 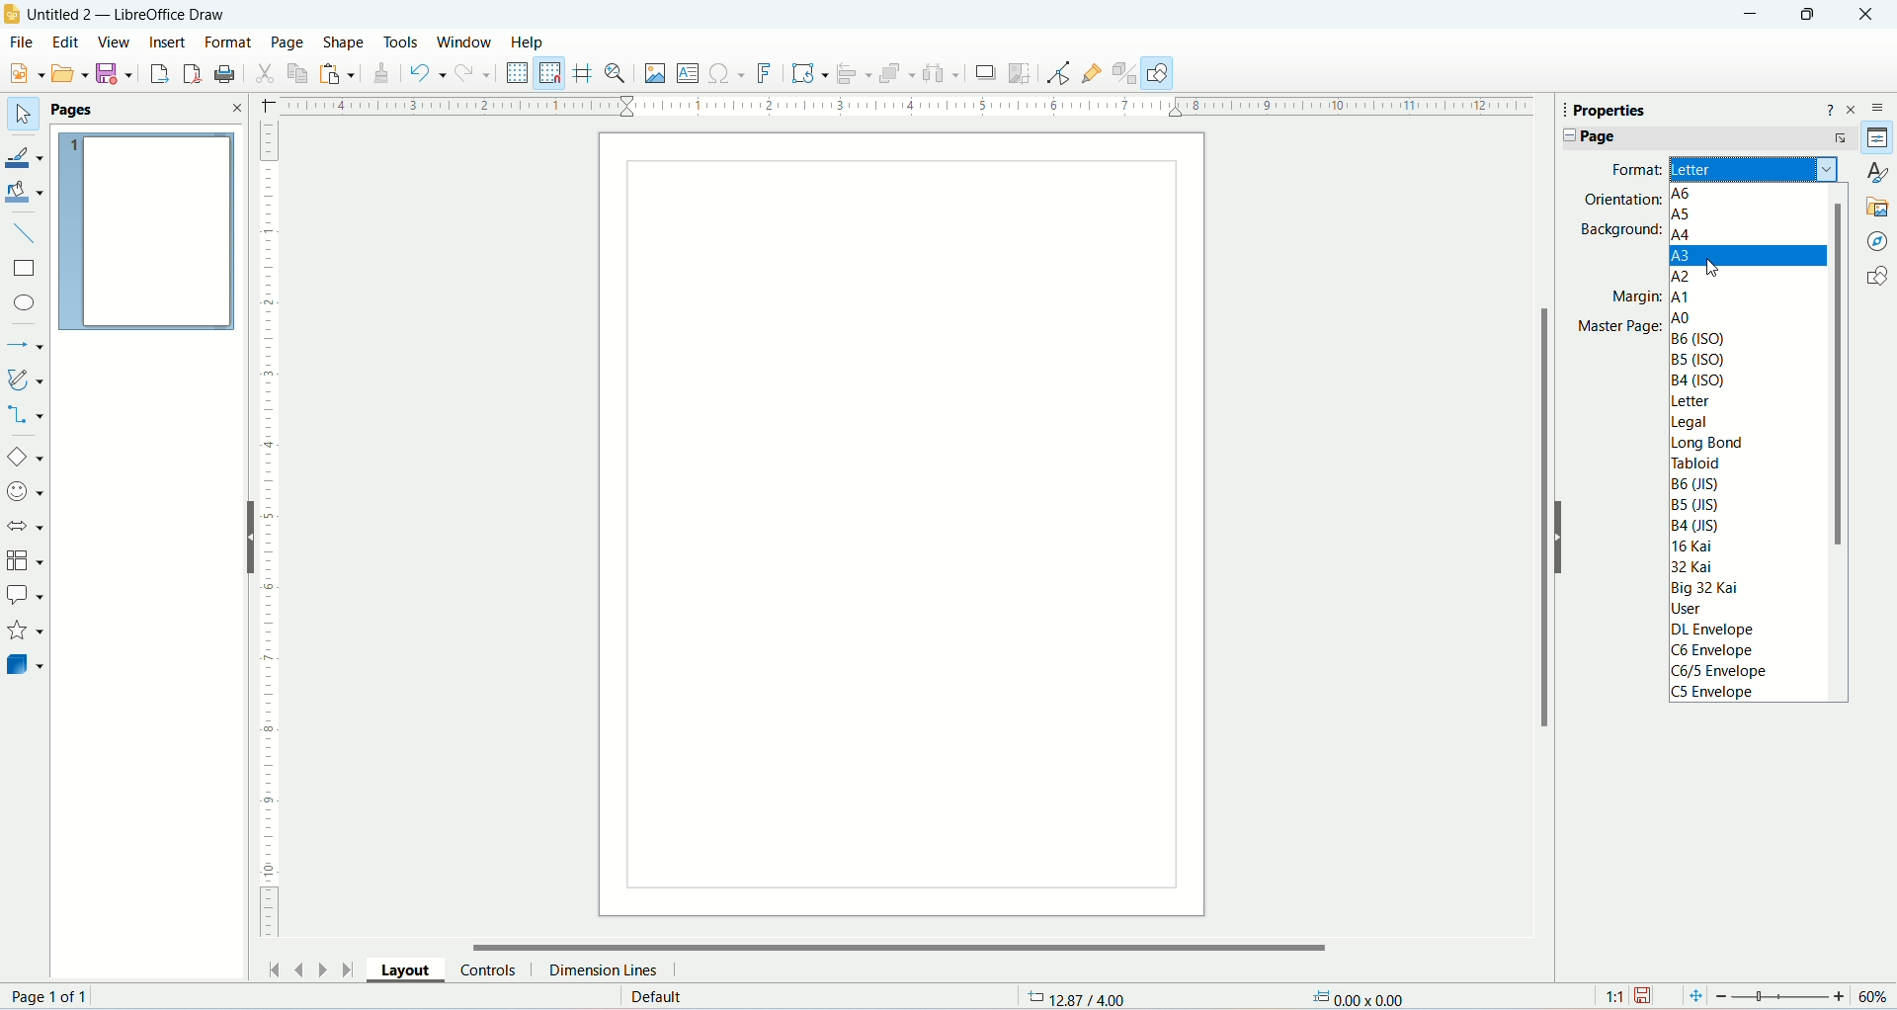 I want to click on shapes, so click(x=1875, y=273).